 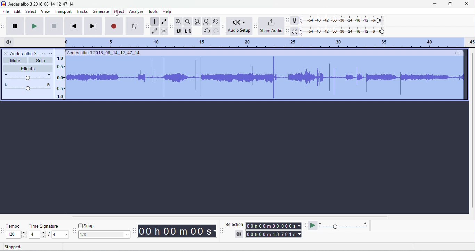 What do you see at coordinates (164, 22) in the screenshot?
I see `envelop tool` at bounding box center [164, 22].